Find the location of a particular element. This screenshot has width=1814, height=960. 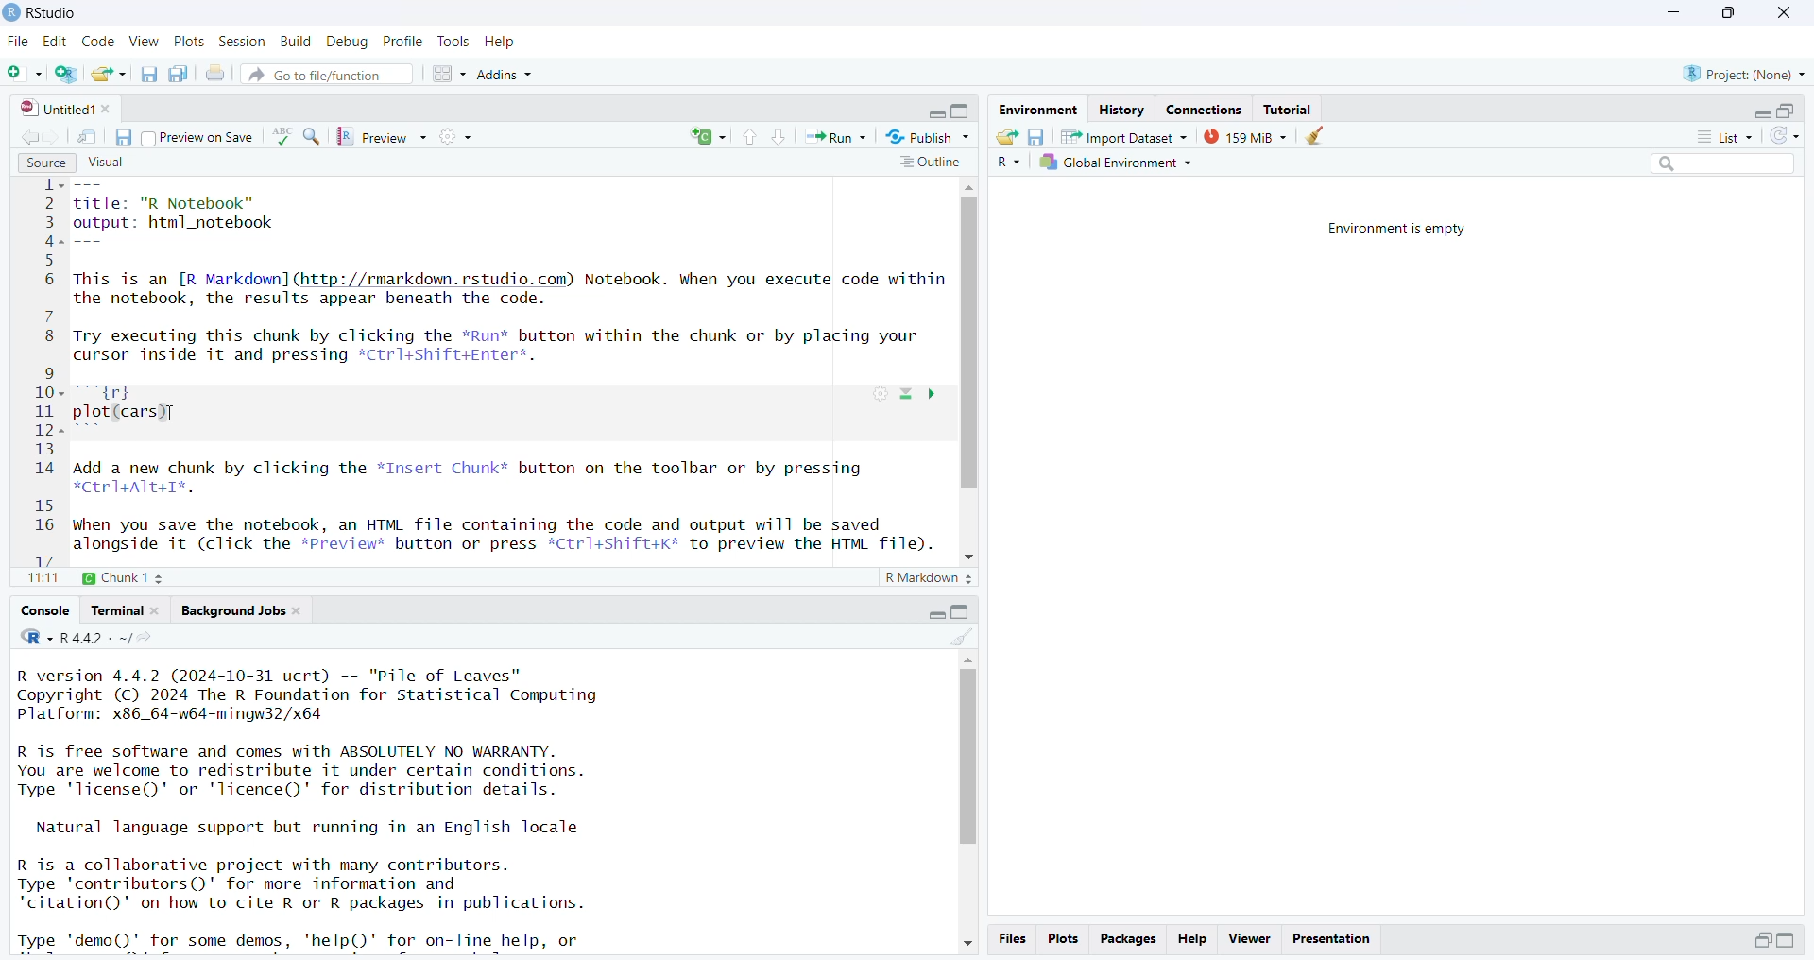

session is located at coordinates (243, 43).